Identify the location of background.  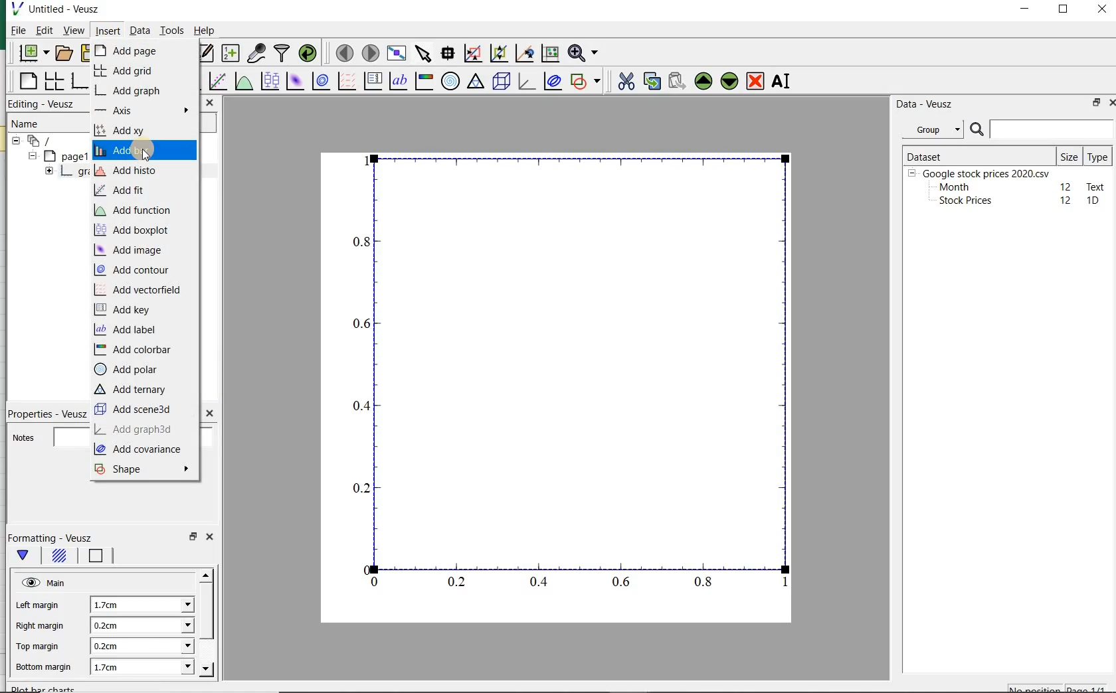
(59, 558).